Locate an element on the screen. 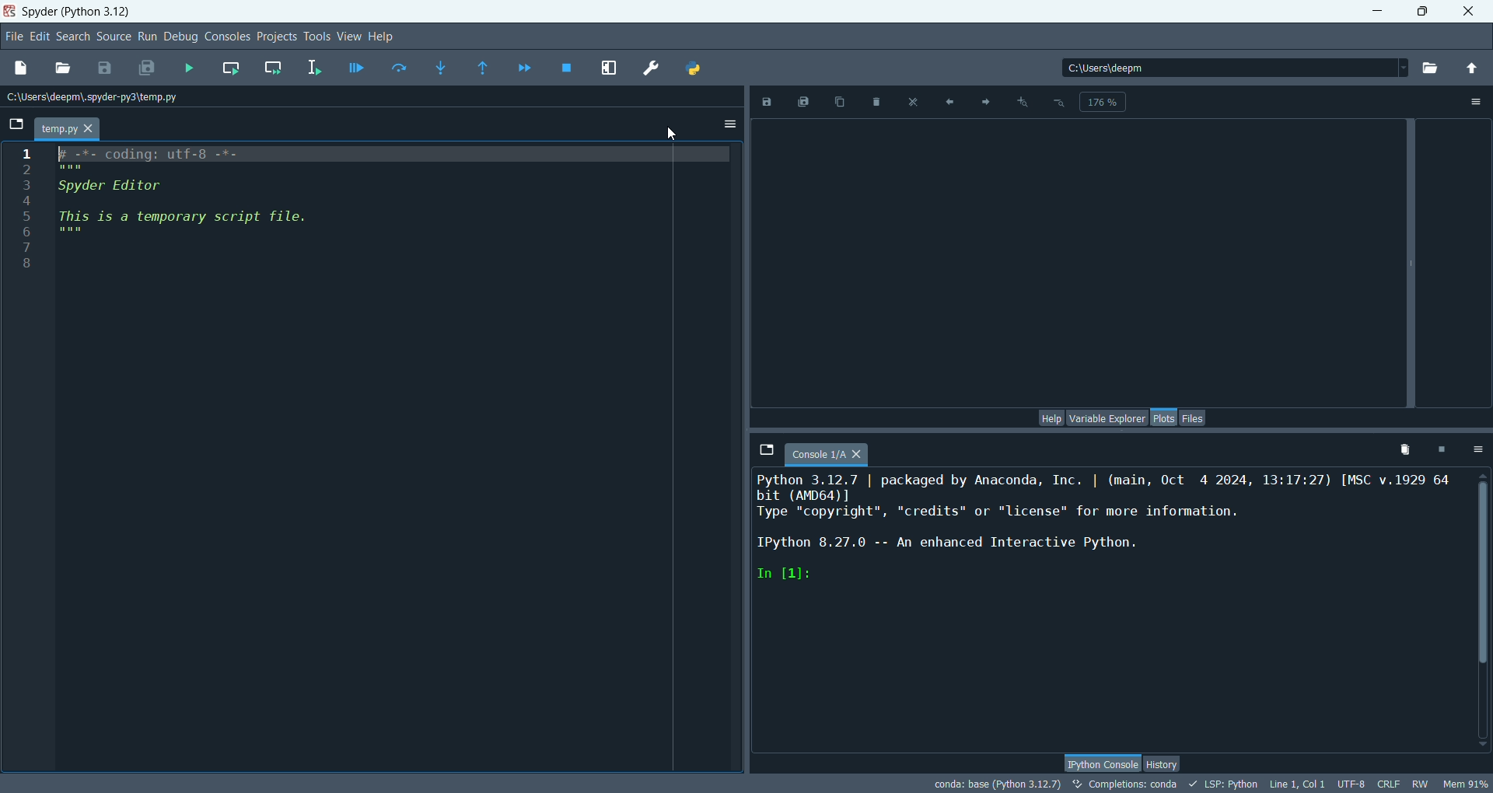 The image size is (1493, 793). projects is located at coordinates (279, 35).